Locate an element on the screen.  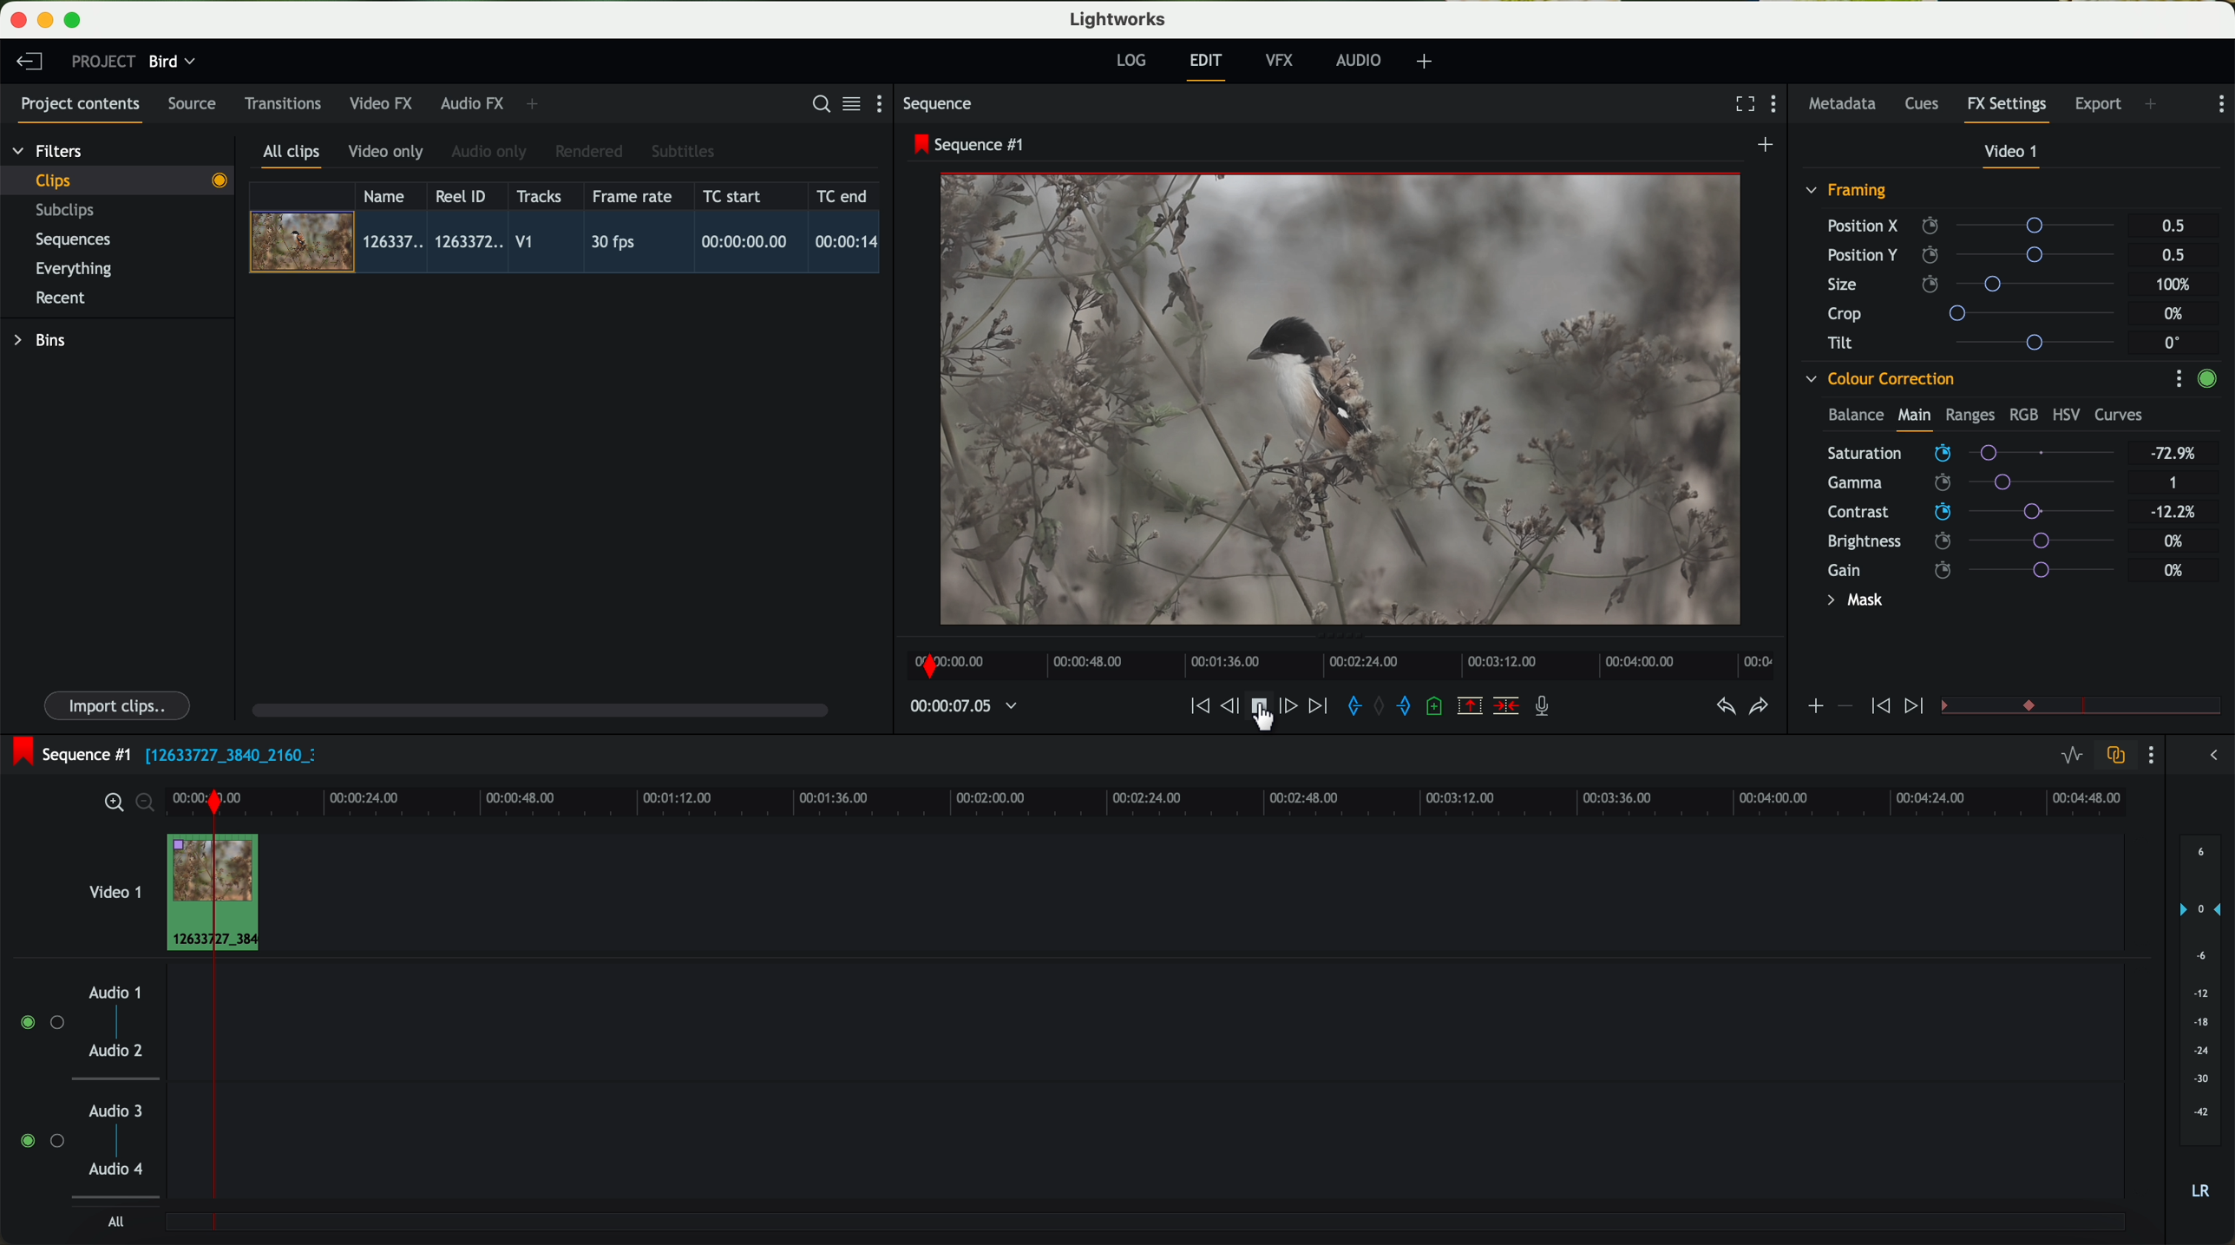
black is located at coordinates (224, 753).